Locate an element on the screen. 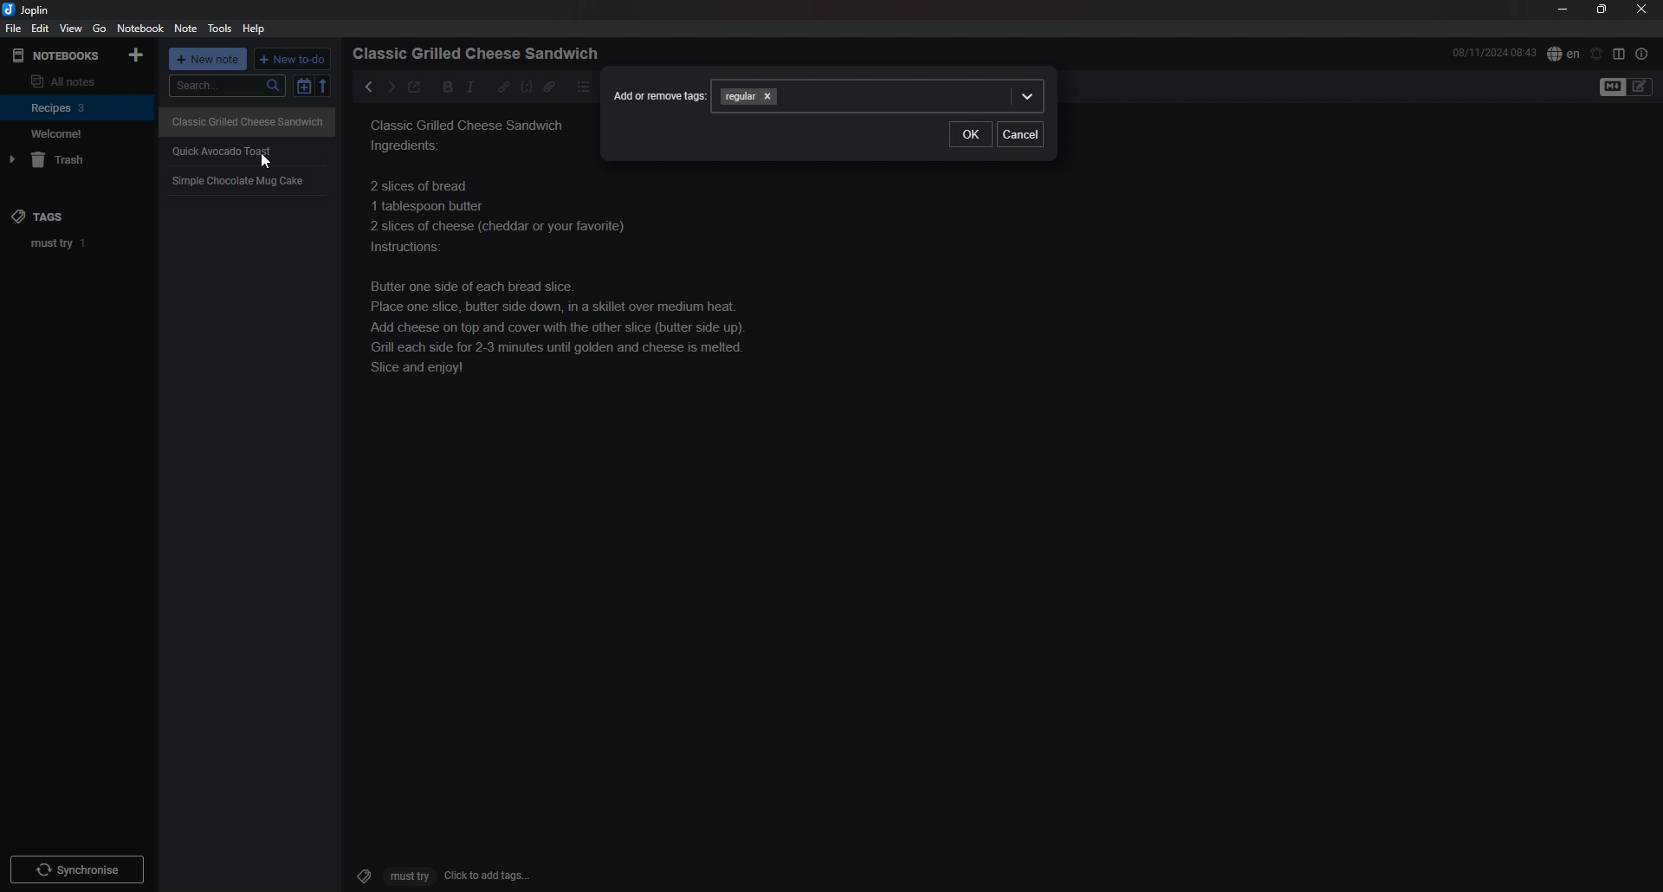 The image size is (1663, 892). toggle editor is located at coordinates (1627, 88).